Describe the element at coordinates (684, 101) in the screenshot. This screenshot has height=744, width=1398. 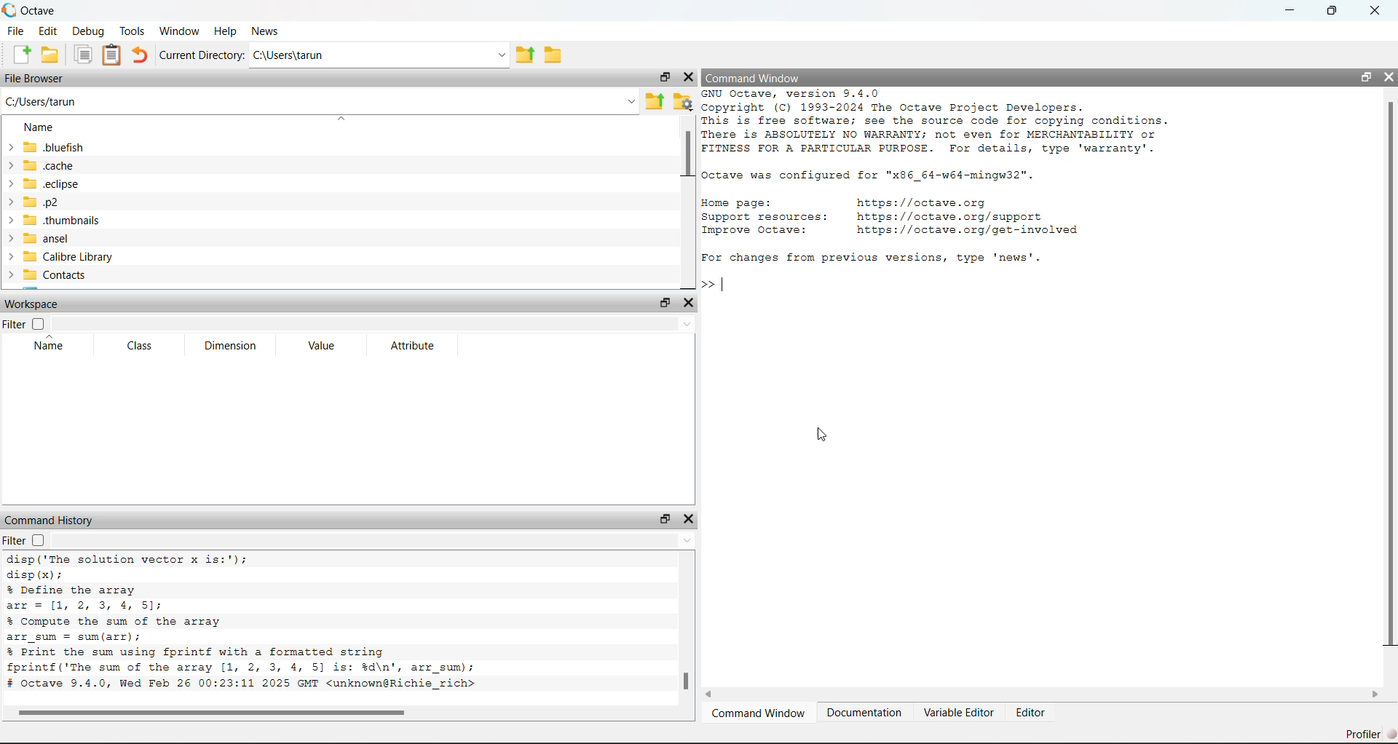
I see `Directory settings` at that location.